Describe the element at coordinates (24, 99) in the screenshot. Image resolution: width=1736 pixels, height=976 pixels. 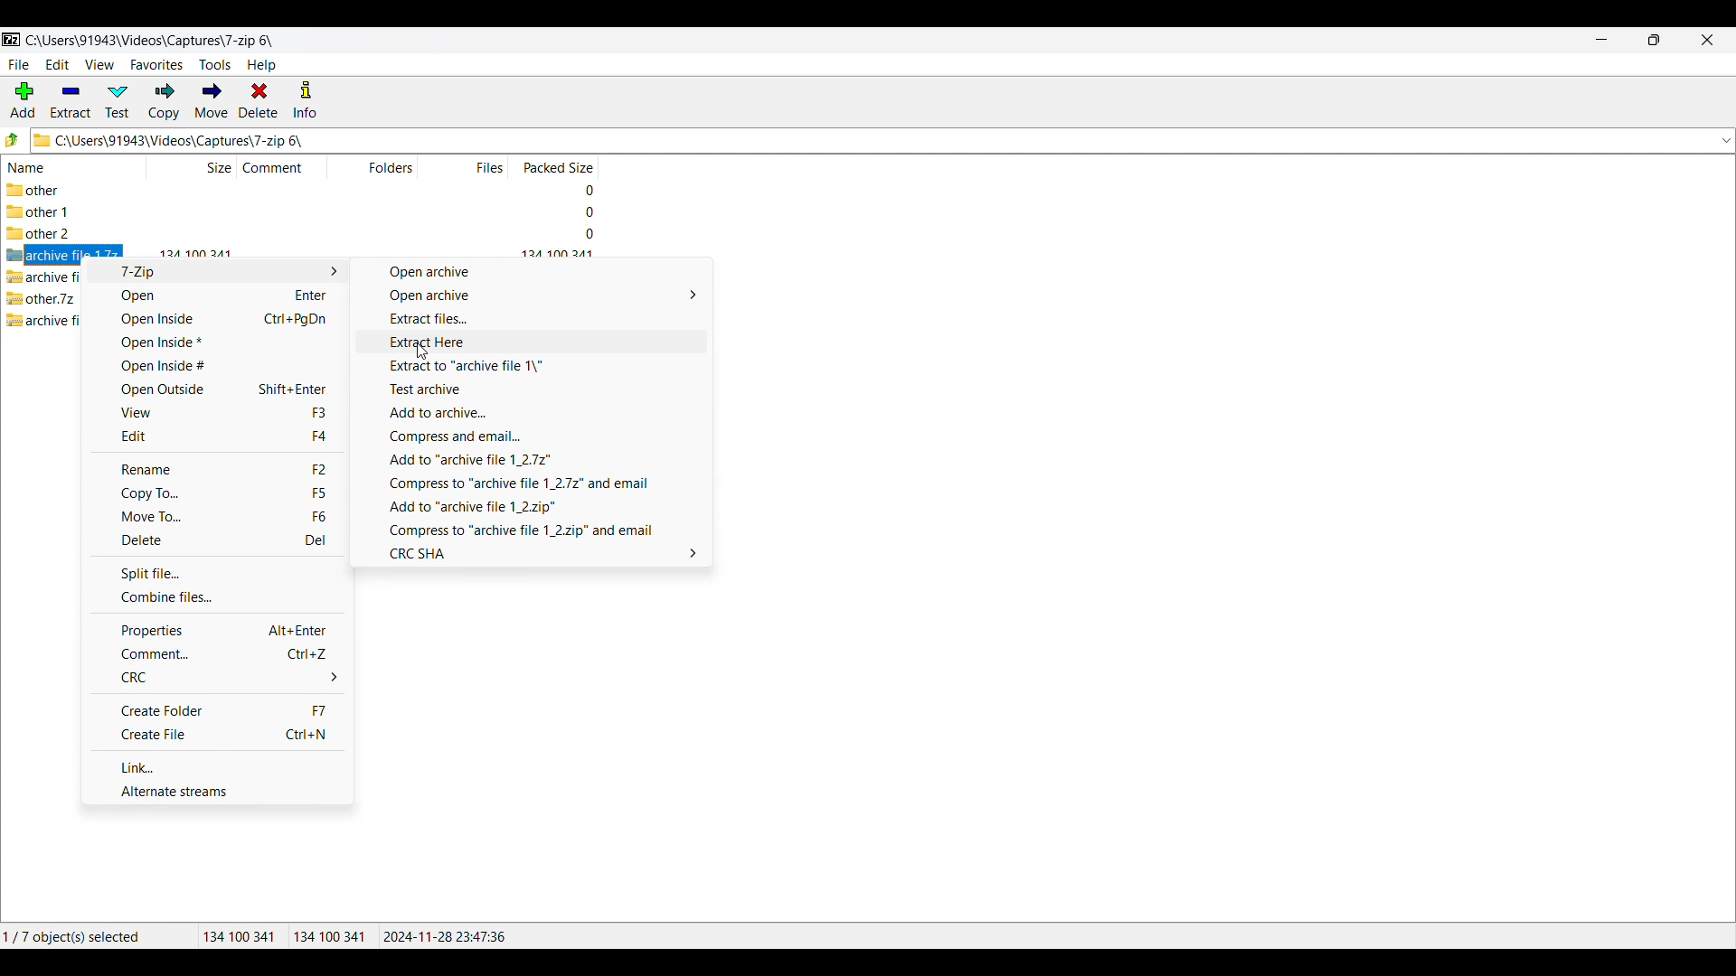
I see `Add` at that location.